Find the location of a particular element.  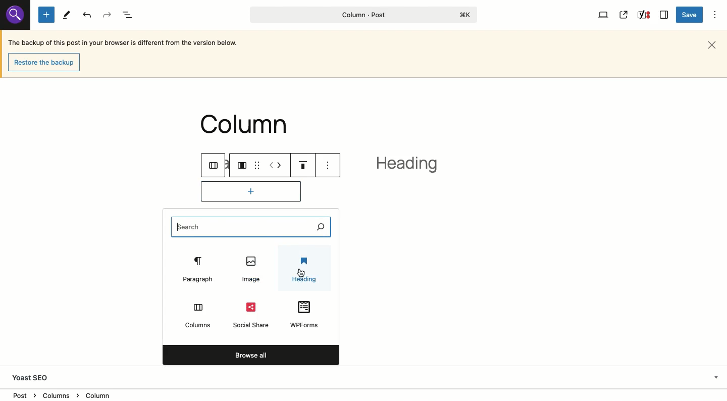

Tools is located at coordinates (67, 15).